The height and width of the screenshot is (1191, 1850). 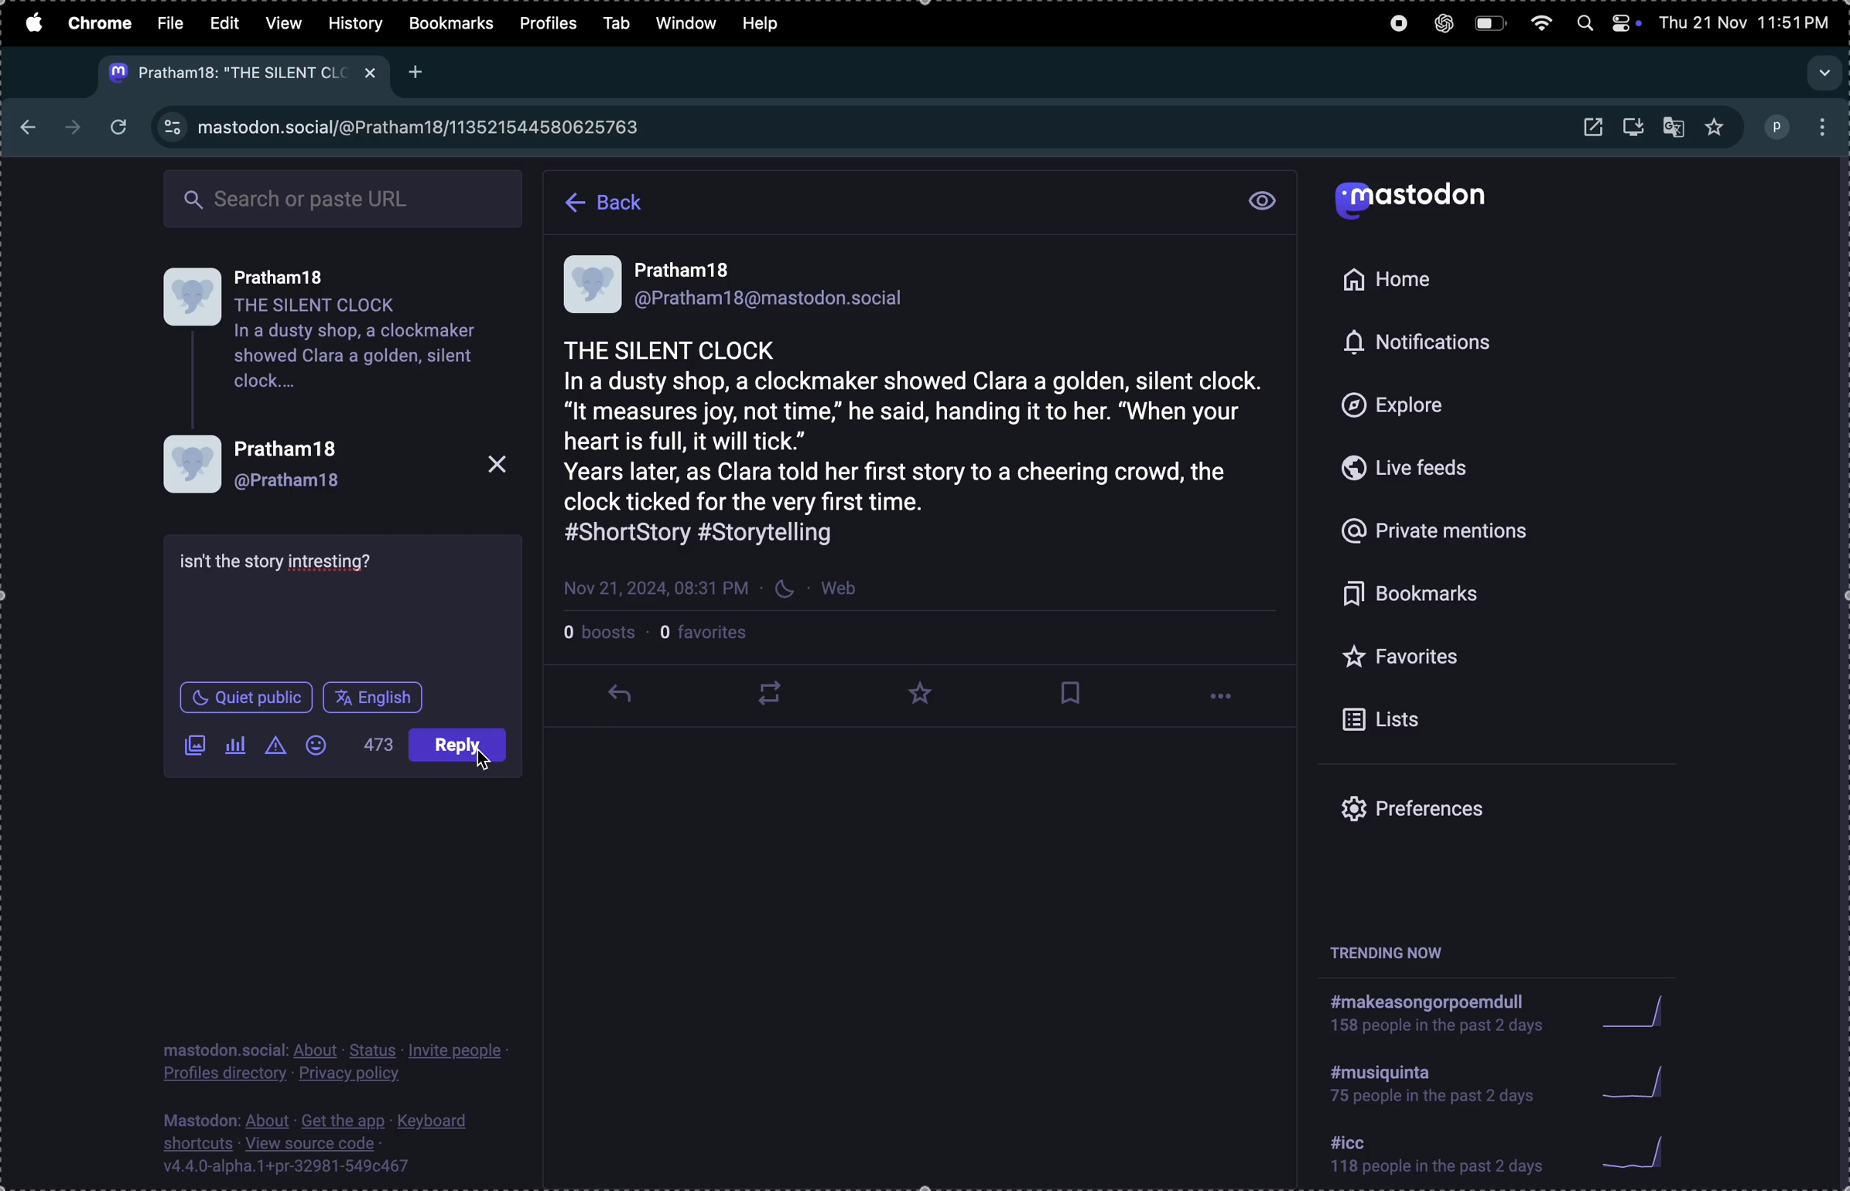 What do you see at coordinates (490, 761) in the screenshot?
I see `cursor` at bounding box center [490, 761].